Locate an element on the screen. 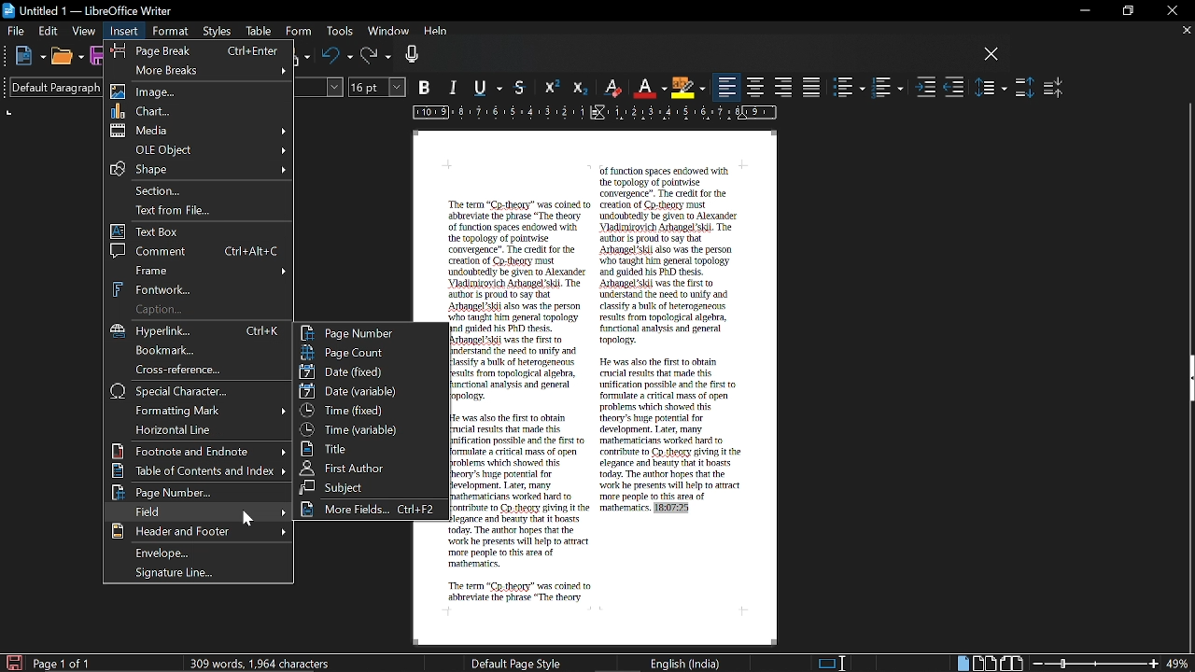  Page count is located at coordinates (371, 352).